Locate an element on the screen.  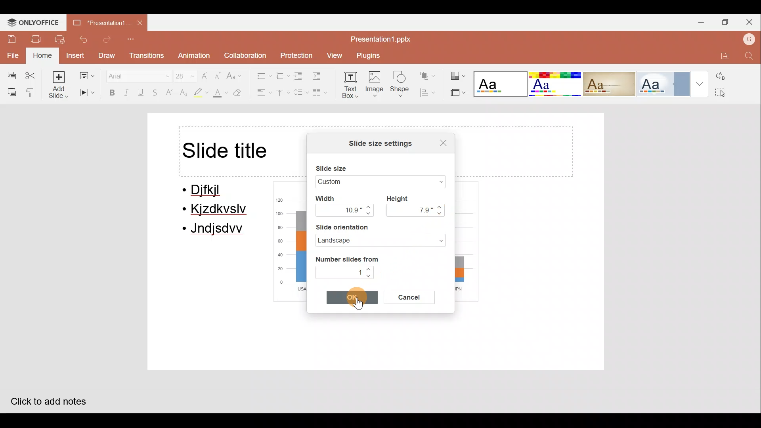
Widescreen is located at coordinates (355, 181).